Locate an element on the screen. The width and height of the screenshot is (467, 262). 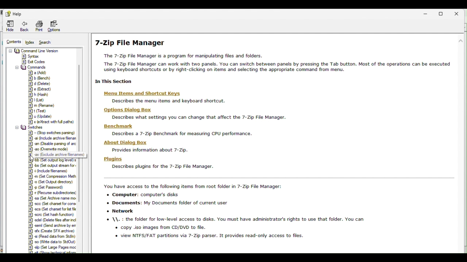
8] t (Test) is located at coordinates (38, 111).